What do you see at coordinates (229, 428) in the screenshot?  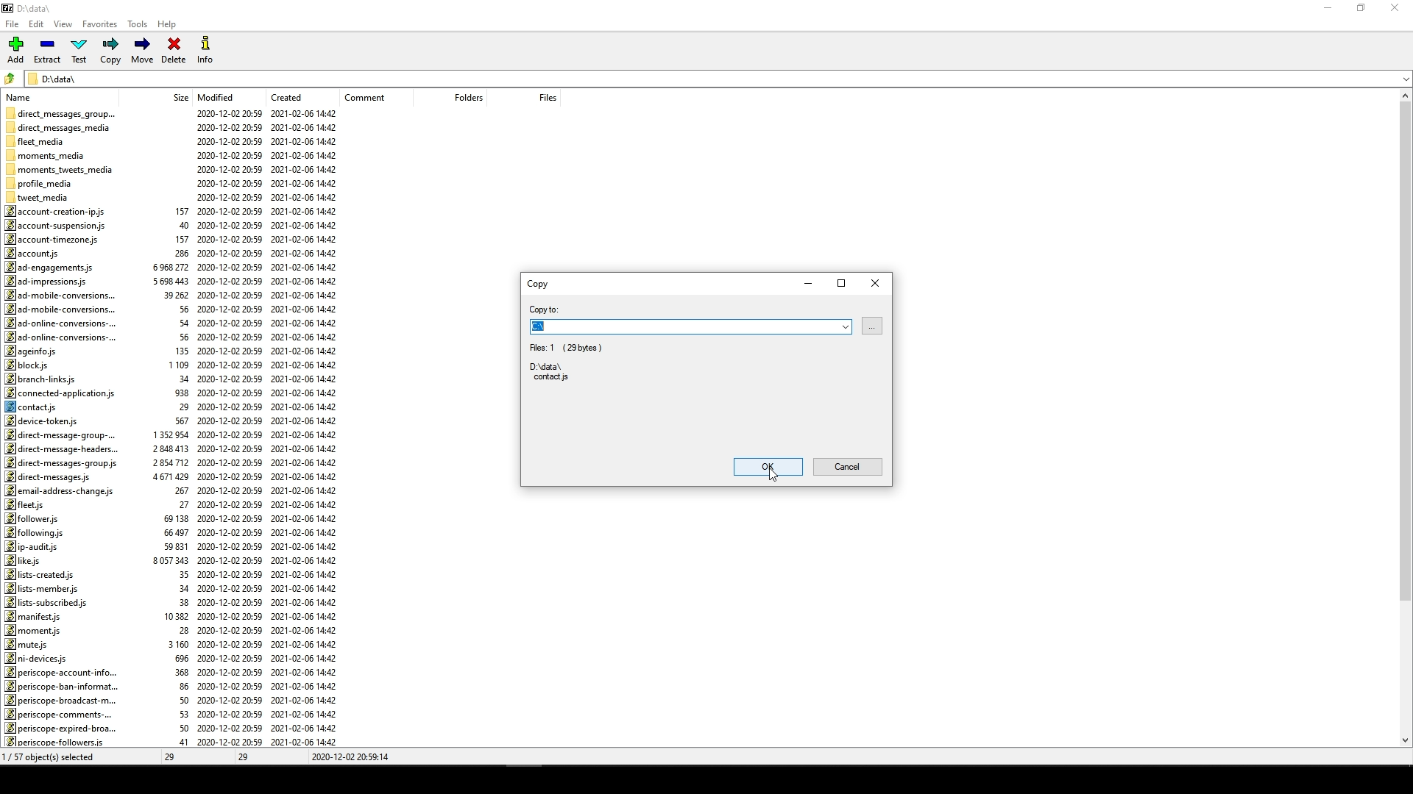 I see `Modified date and time` at bounding box center [229, 428].